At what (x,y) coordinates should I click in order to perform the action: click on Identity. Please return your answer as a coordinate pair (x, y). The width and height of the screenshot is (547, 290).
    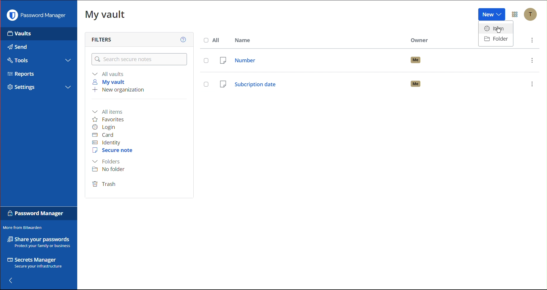
    Looking at the image, I should click on (108, 142).